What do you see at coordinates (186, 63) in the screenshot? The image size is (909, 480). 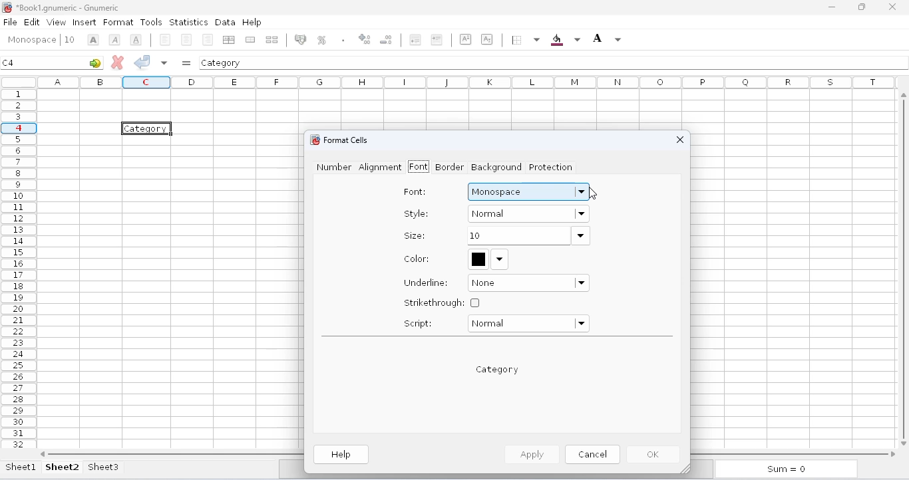 I see `enter formula` at bounding box center [186, 63].